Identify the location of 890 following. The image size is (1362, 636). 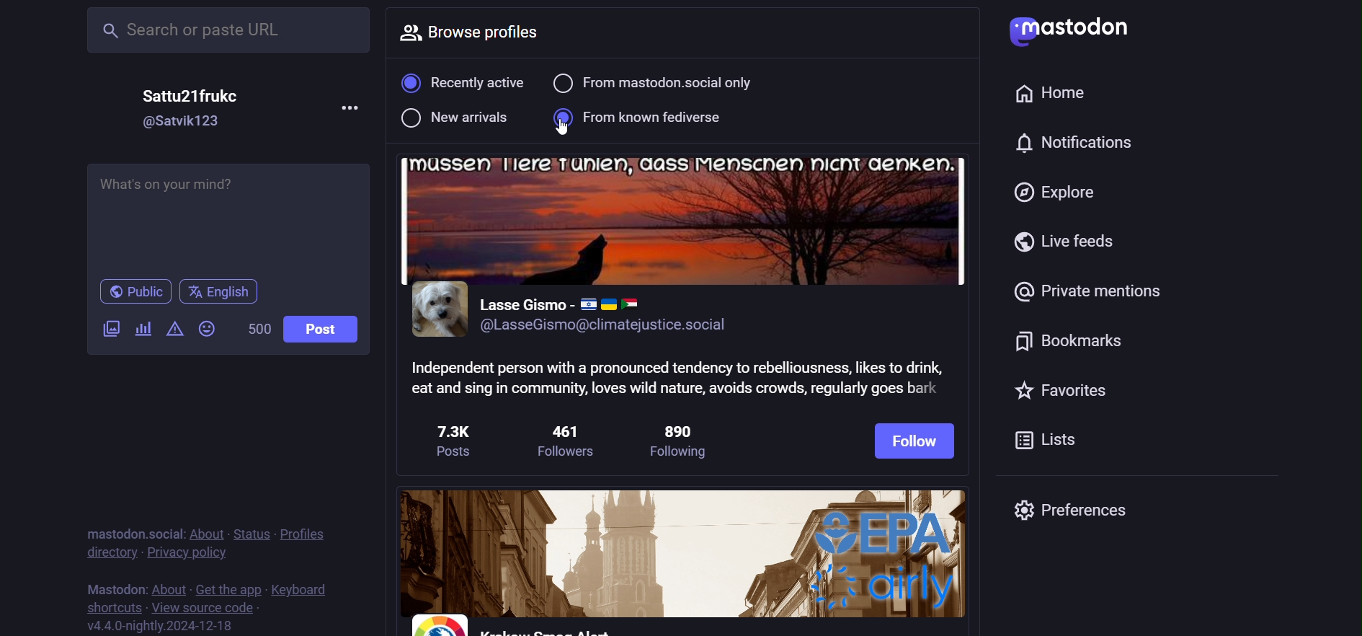
(682, 439).